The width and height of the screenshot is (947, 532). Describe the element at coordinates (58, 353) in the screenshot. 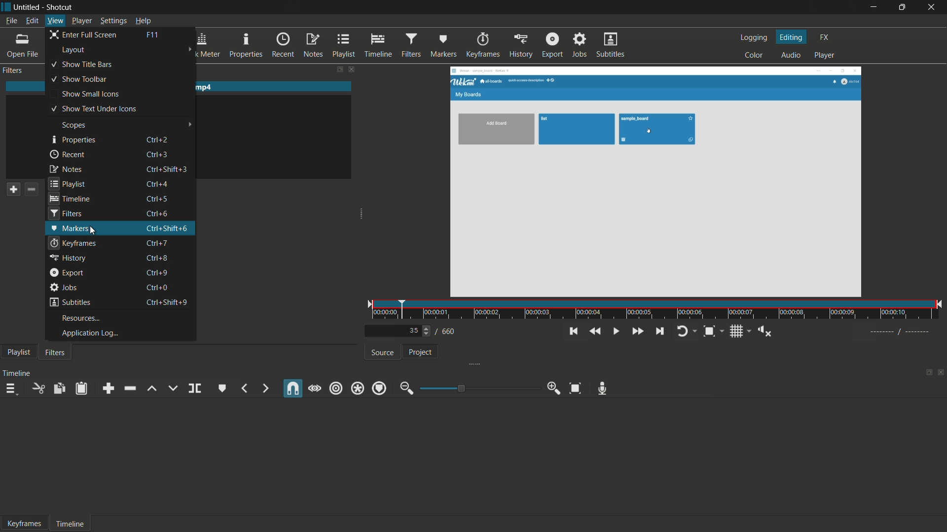

I see `filters` at that location.